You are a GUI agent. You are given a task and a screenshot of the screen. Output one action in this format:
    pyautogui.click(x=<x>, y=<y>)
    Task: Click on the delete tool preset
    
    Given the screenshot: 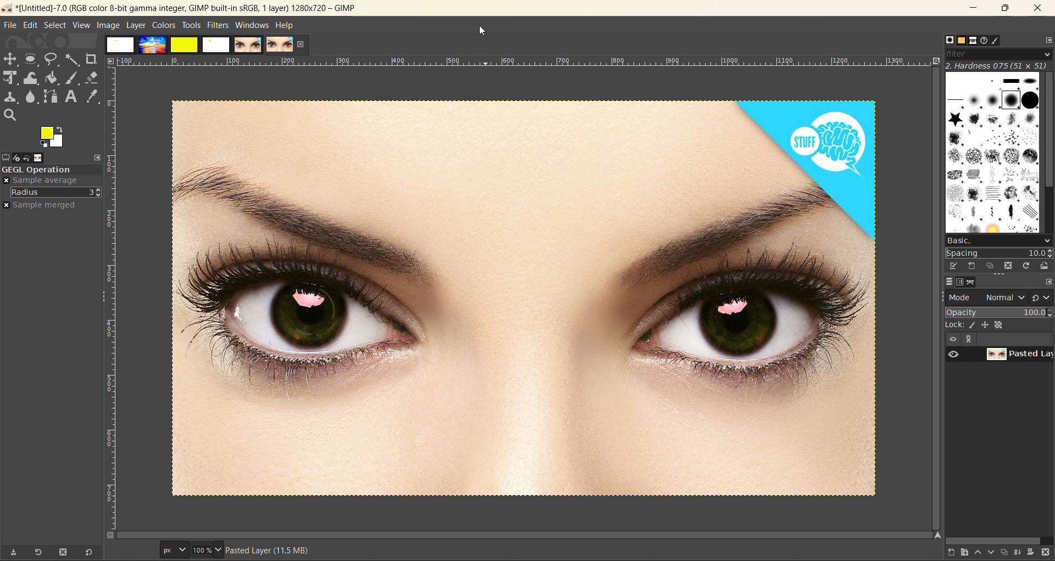 What is the action you would take?
    pyautogui.click(x=64, y=553)
    